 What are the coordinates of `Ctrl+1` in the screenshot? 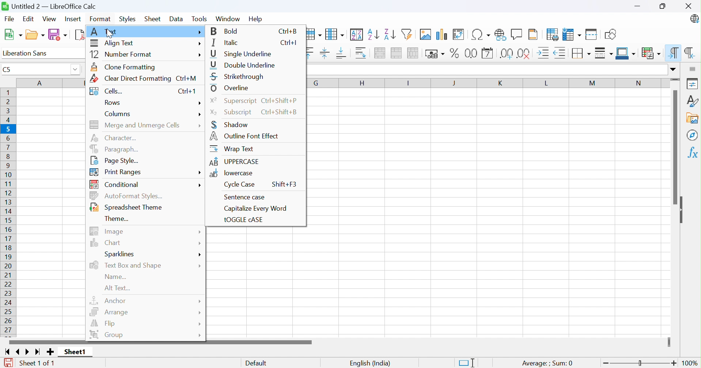 It's located at (187, 92).